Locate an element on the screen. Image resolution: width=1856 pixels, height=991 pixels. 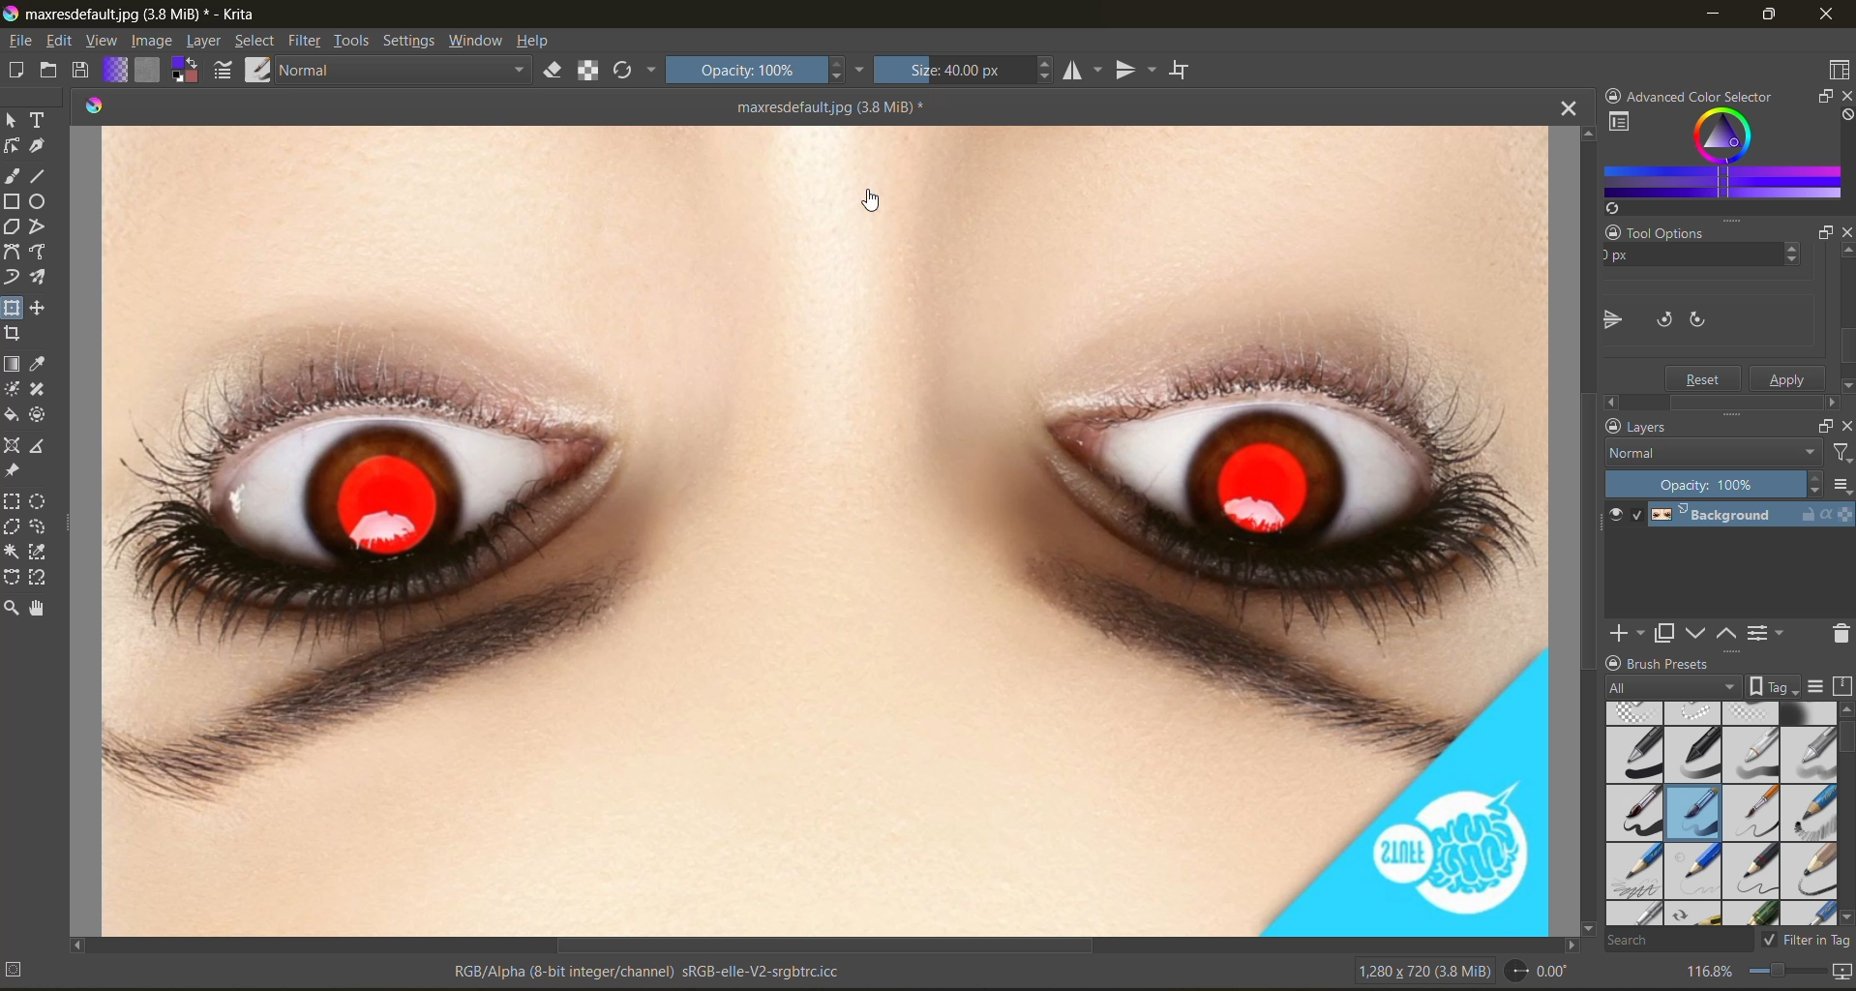
tool is located at coordinates (41, 499).